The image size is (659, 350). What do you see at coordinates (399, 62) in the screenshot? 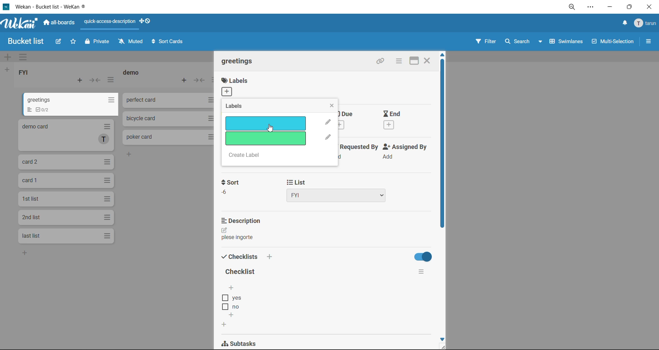
I see `card actions` at bounding box center [399, 62].